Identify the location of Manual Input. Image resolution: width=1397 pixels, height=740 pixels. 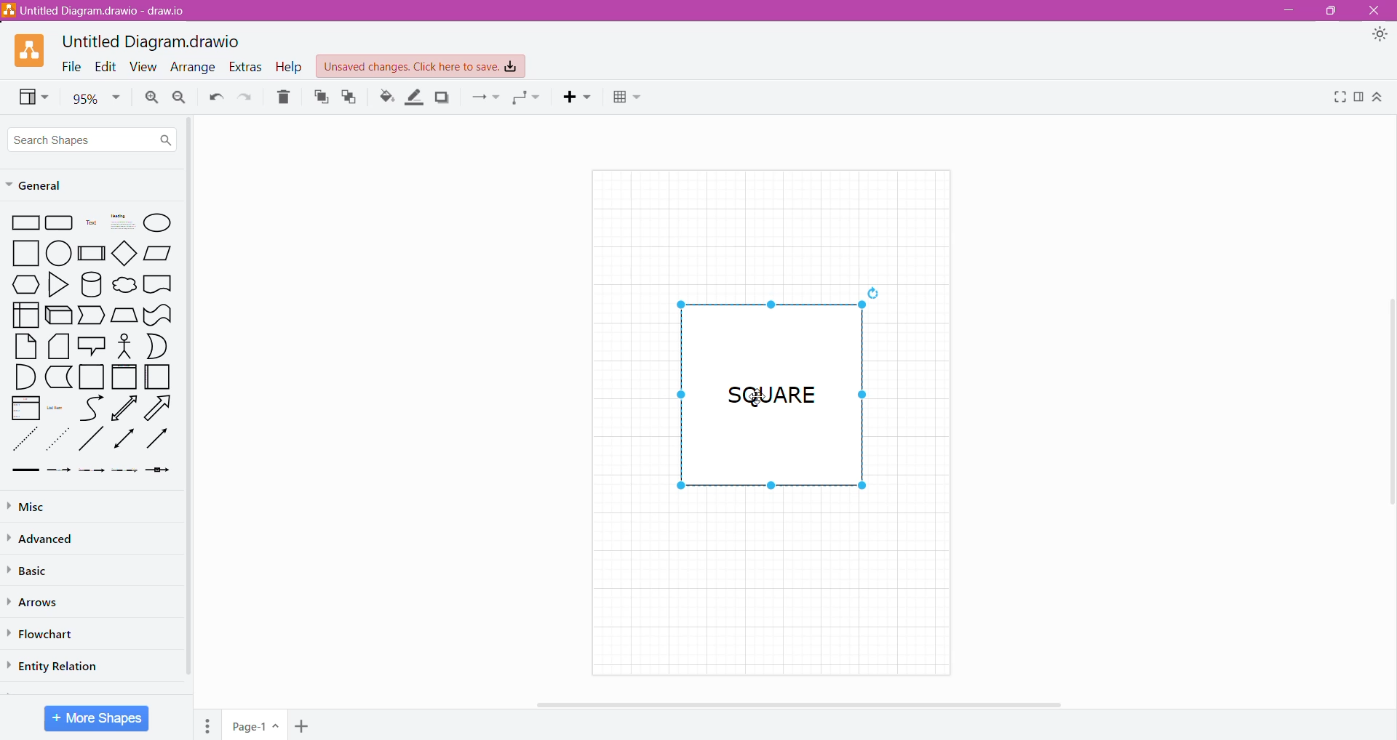
(125, 314).